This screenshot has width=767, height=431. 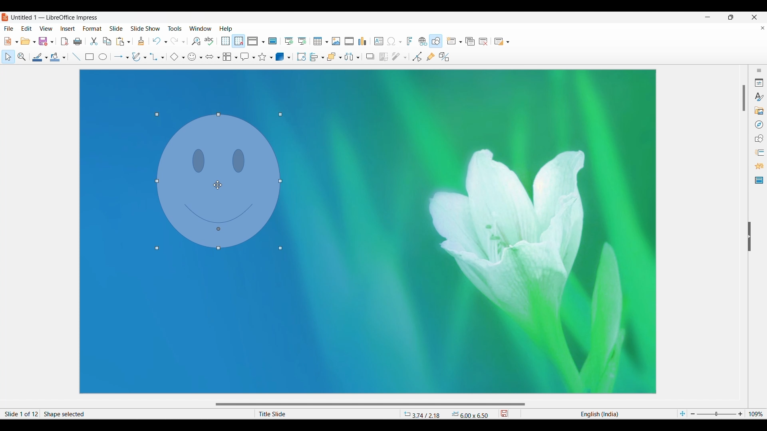 I want to click on save modifications to document, so click(x=505, y=413).